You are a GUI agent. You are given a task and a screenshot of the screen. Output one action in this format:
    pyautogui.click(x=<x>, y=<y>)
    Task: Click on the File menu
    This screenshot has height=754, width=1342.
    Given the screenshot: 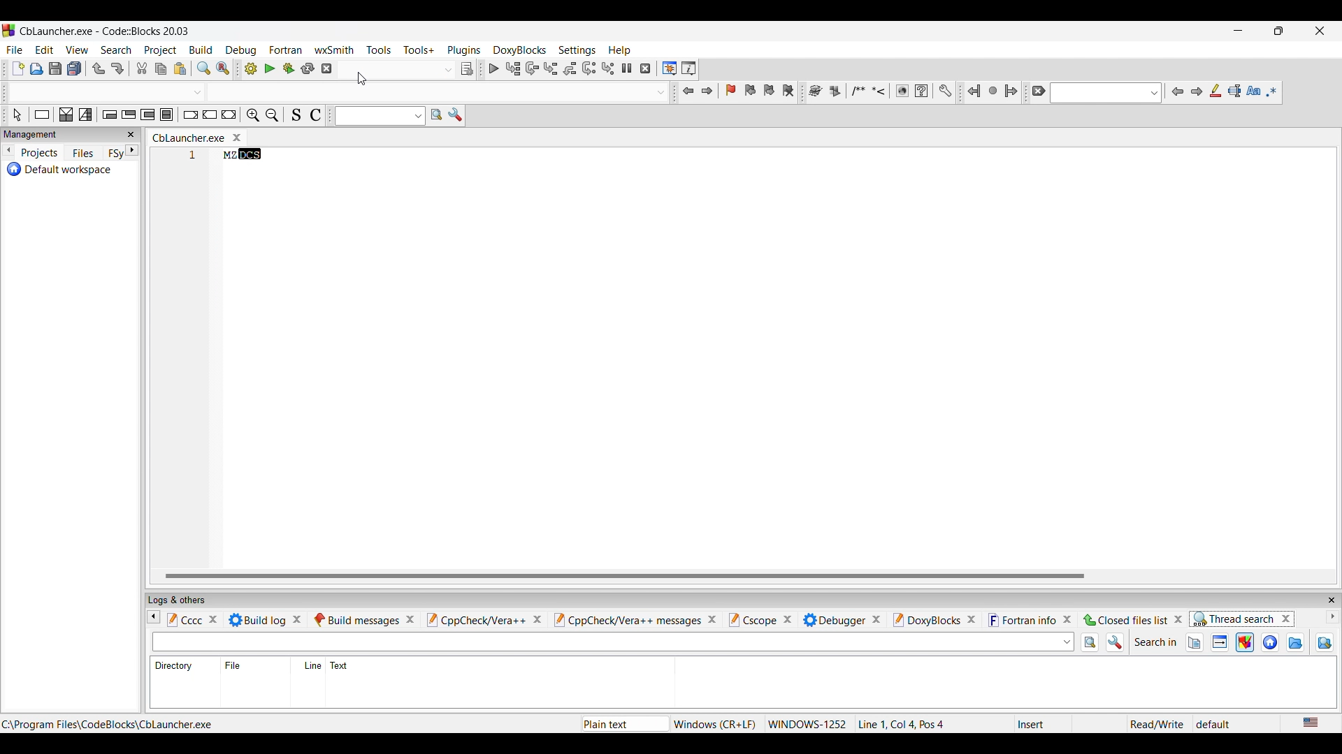 What is the action you would take?
    pyautogui.click(x=15, y=50)
    